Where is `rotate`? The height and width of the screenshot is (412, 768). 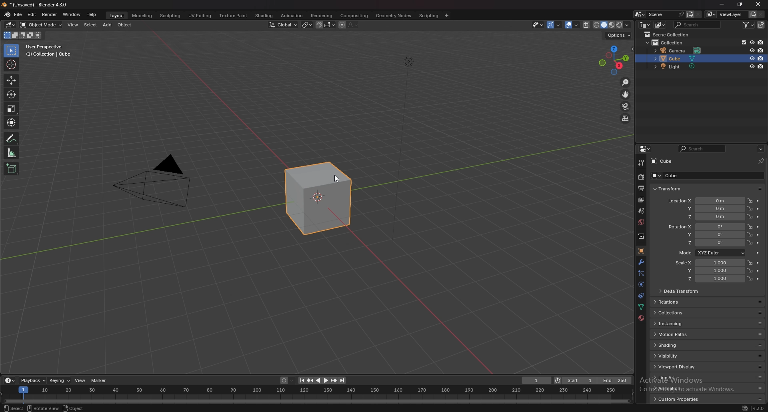 rotate is located at coordinates (11, 94).